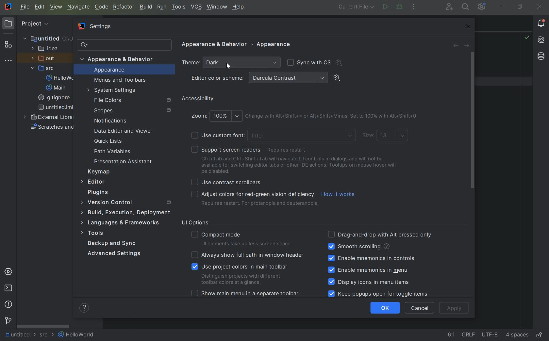  What do you see at coordinates (273, 136) in the screenshot?
I see `USE CUSTOM FONT` at bounding box center [273, 136].